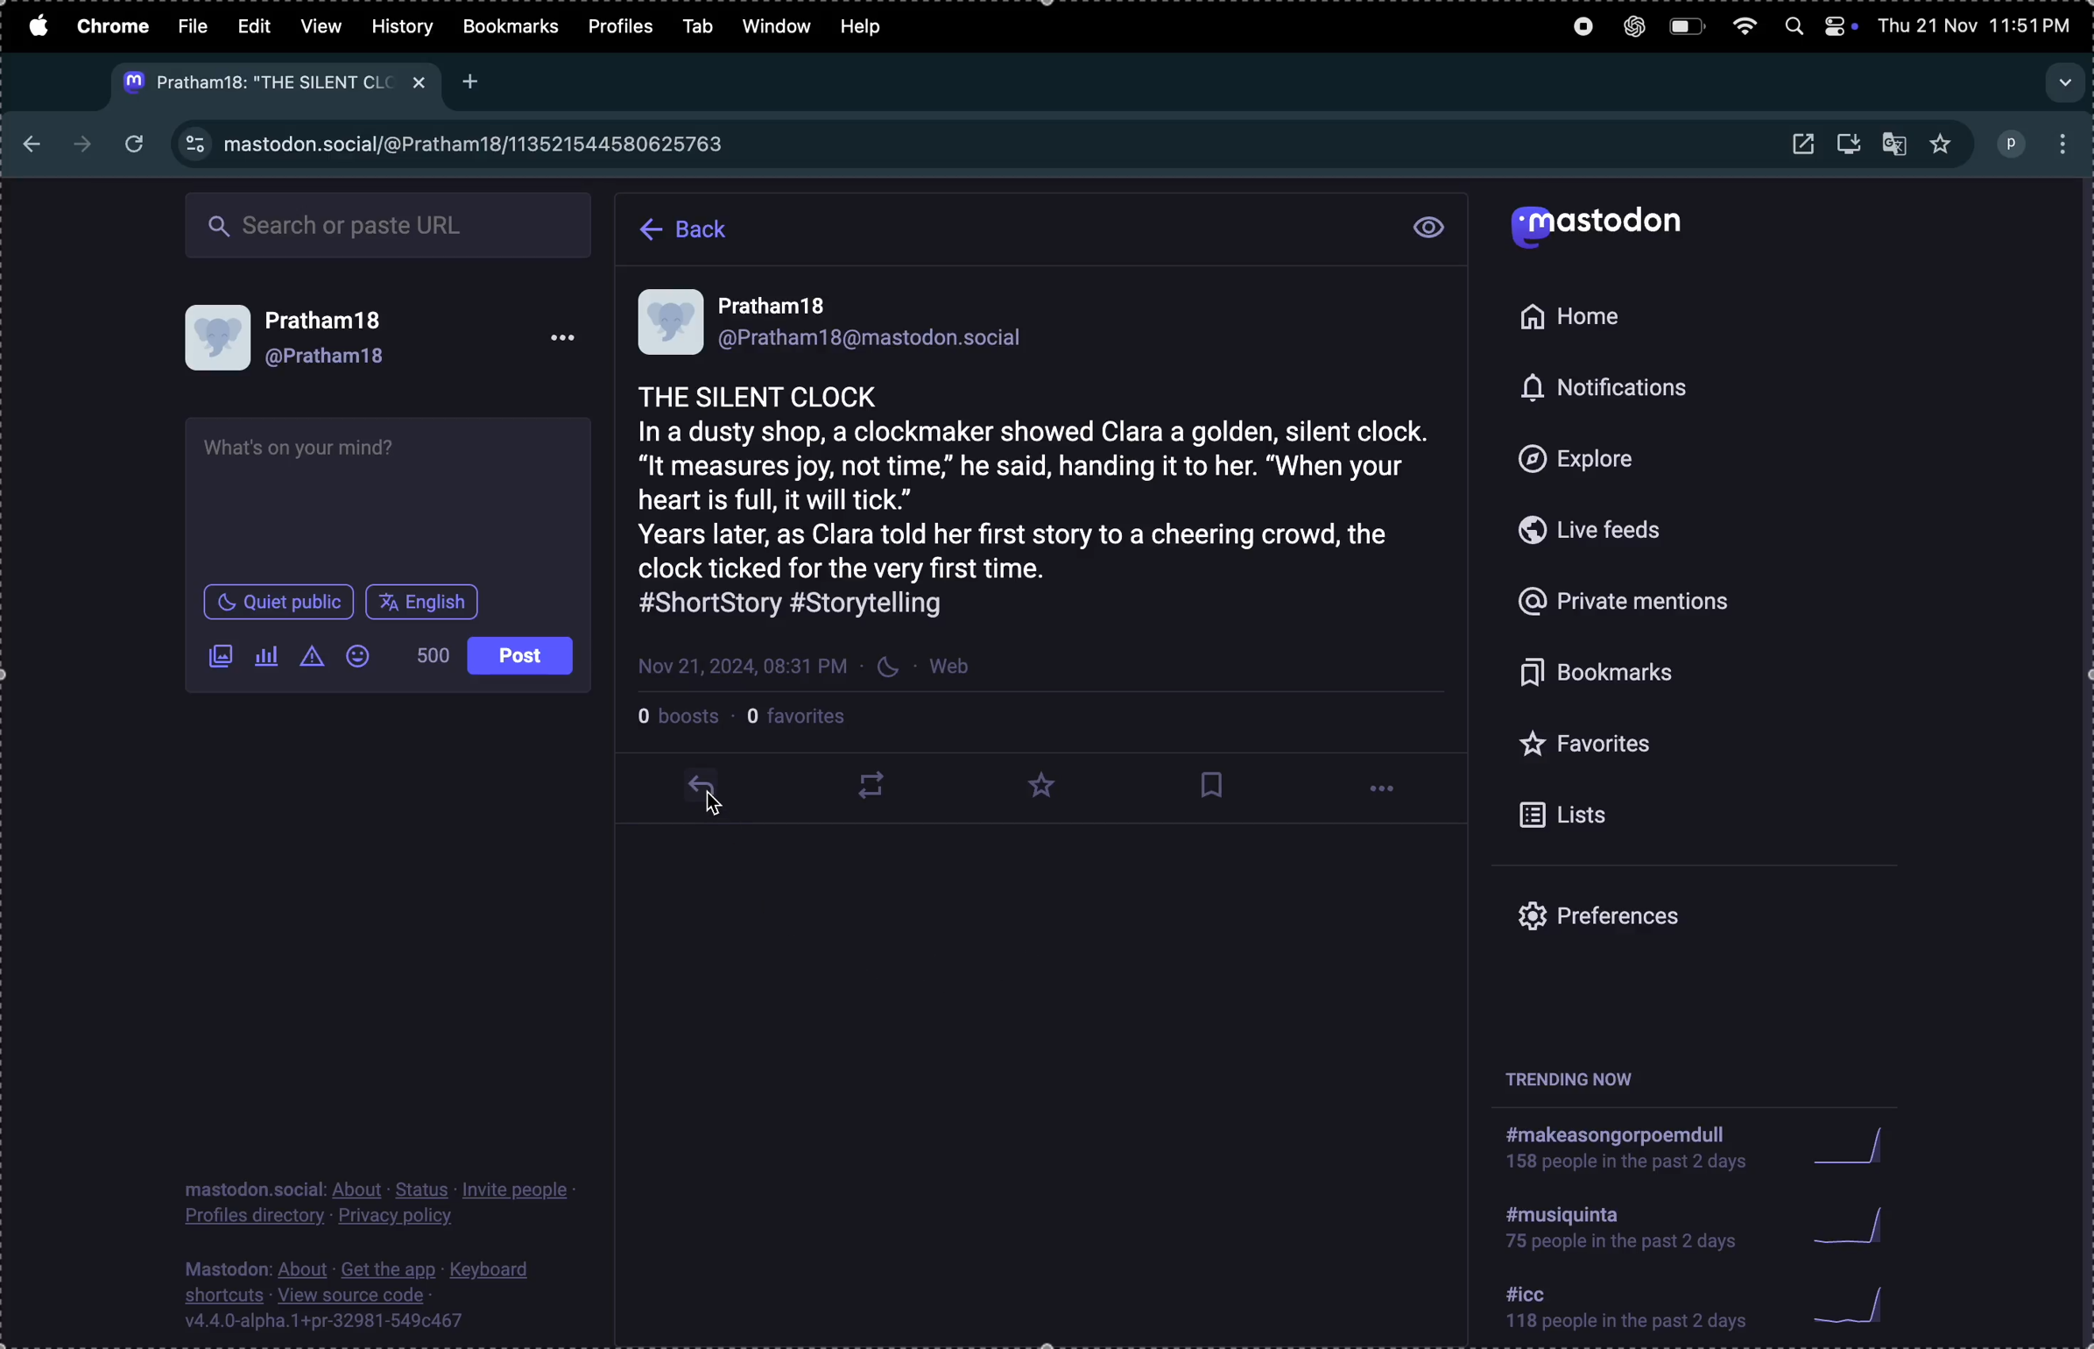 Image resolution: width=2094 pixels, height=1349 pixels. What do you see at coordinates (1654, 746) in the screenshot?
I see `favourites` at bounding box center [1654, 746].